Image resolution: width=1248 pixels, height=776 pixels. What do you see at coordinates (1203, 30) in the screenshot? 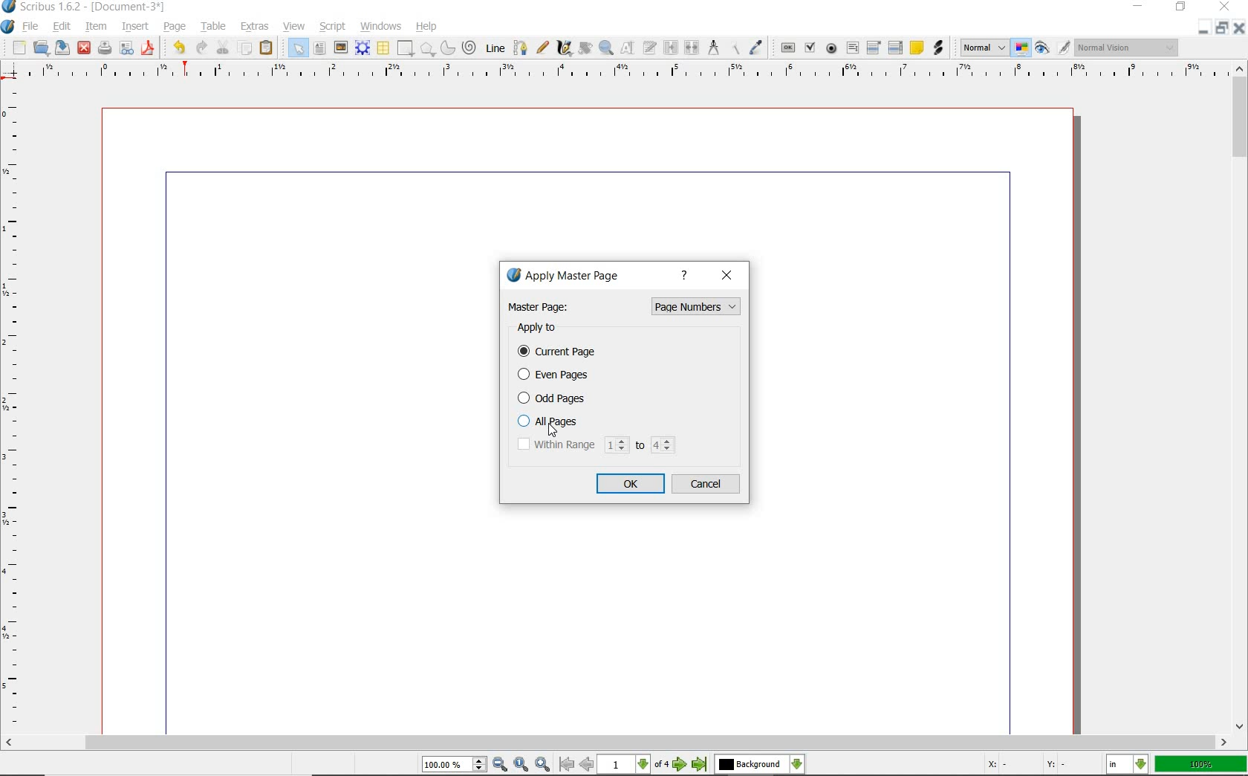
I see `Restore Down` at bounding box center [1203, 30].